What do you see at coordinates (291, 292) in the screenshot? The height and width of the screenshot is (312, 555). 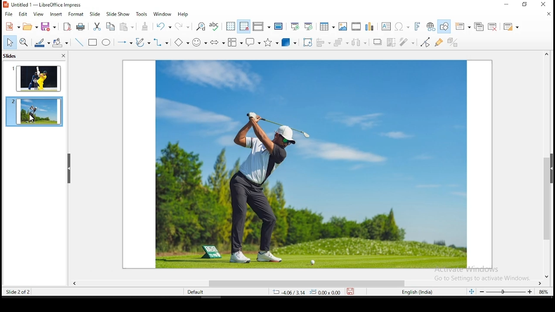 I see `4.06` at bounding box center [291, 292].